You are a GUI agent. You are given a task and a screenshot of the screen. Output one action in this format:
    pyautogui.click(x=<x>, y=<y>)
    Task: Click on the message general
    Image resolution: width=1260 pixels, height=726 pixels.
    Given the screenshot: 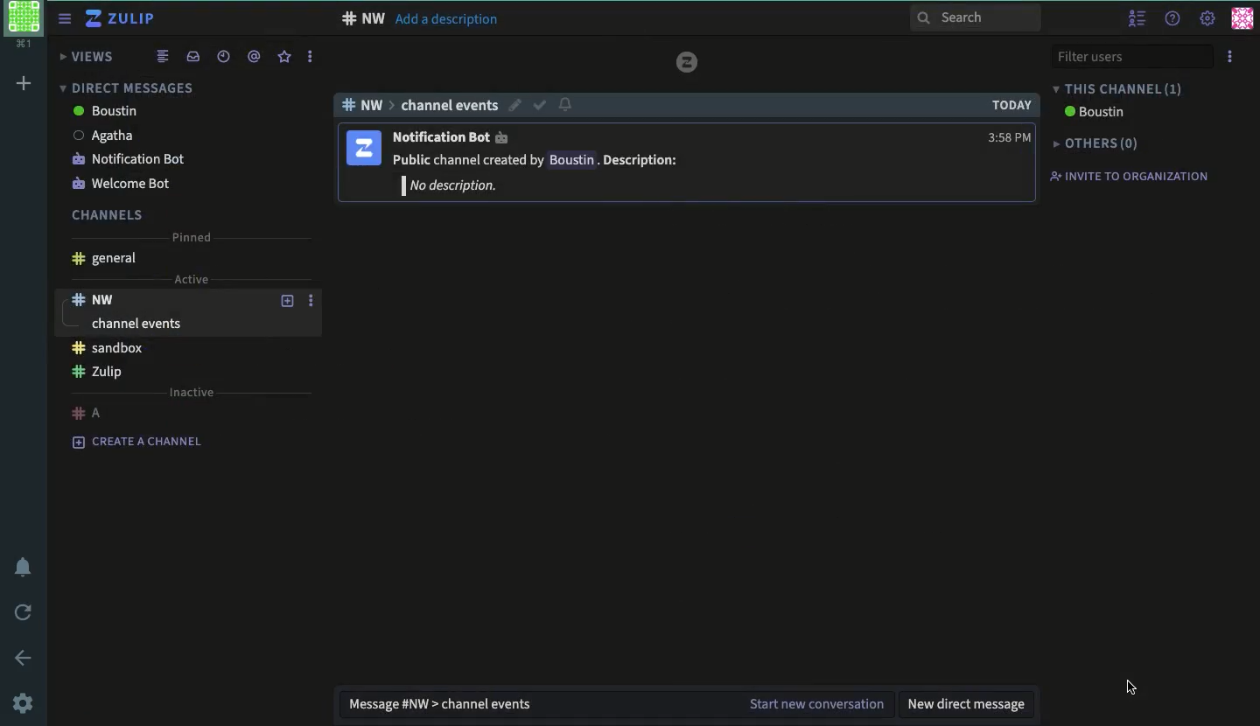 What is the action you would take?
    pyautogui.click(x=435, y=705)
    